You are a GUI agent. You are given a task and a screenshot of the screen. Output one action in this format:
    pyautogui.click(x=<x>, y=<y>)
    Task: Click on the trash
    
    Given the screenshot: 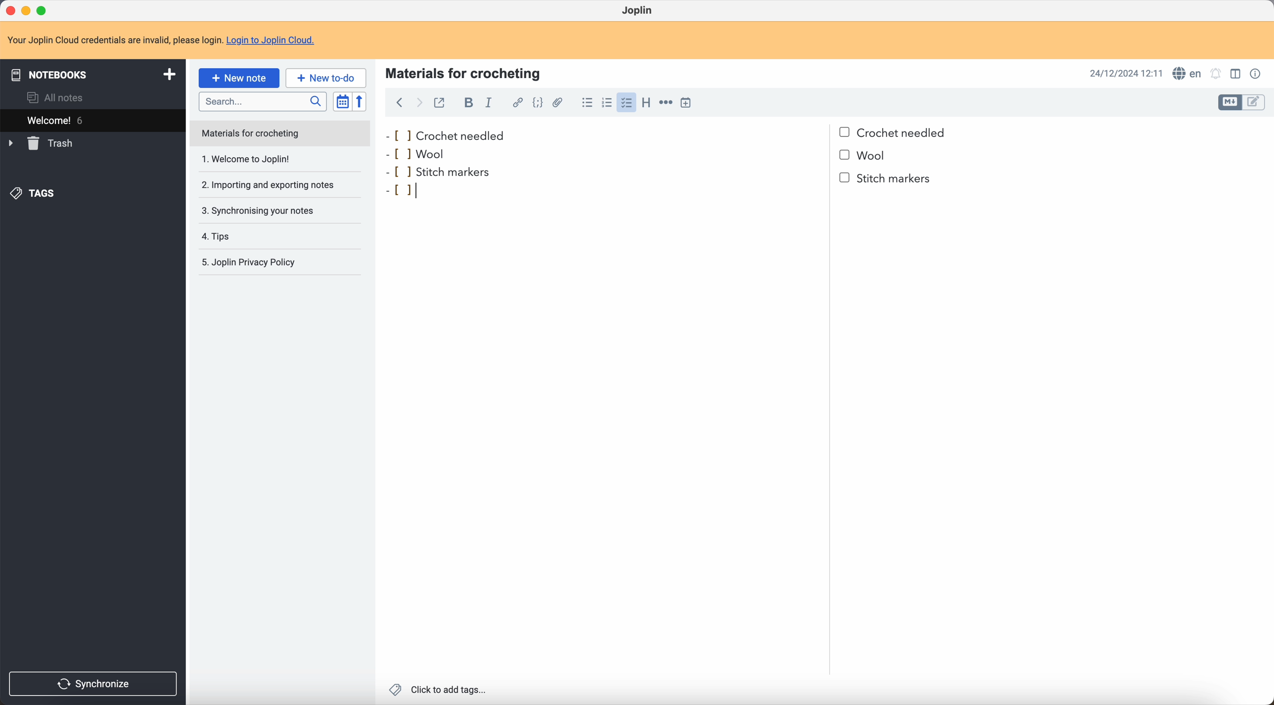 What is the action you would take?
    pyautogui.click(x=43, y=143)
    